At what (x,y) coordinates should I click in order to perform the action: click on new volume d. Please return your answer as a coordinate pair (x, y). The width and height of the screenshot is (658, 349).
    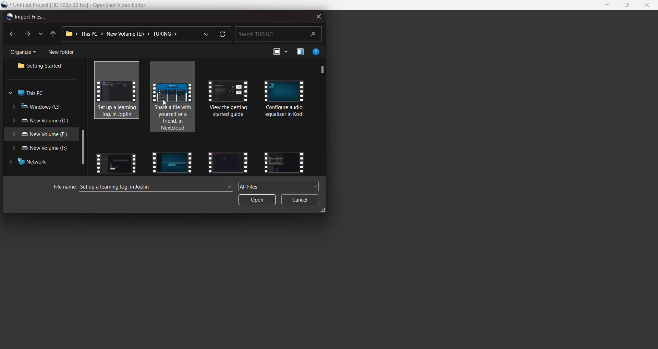
    Looking at the image, I should click on (42, 121).